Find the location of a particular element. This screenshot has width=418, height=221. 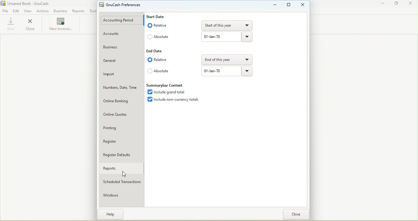

Numbers, date, time is located at coordinates (122, 89).